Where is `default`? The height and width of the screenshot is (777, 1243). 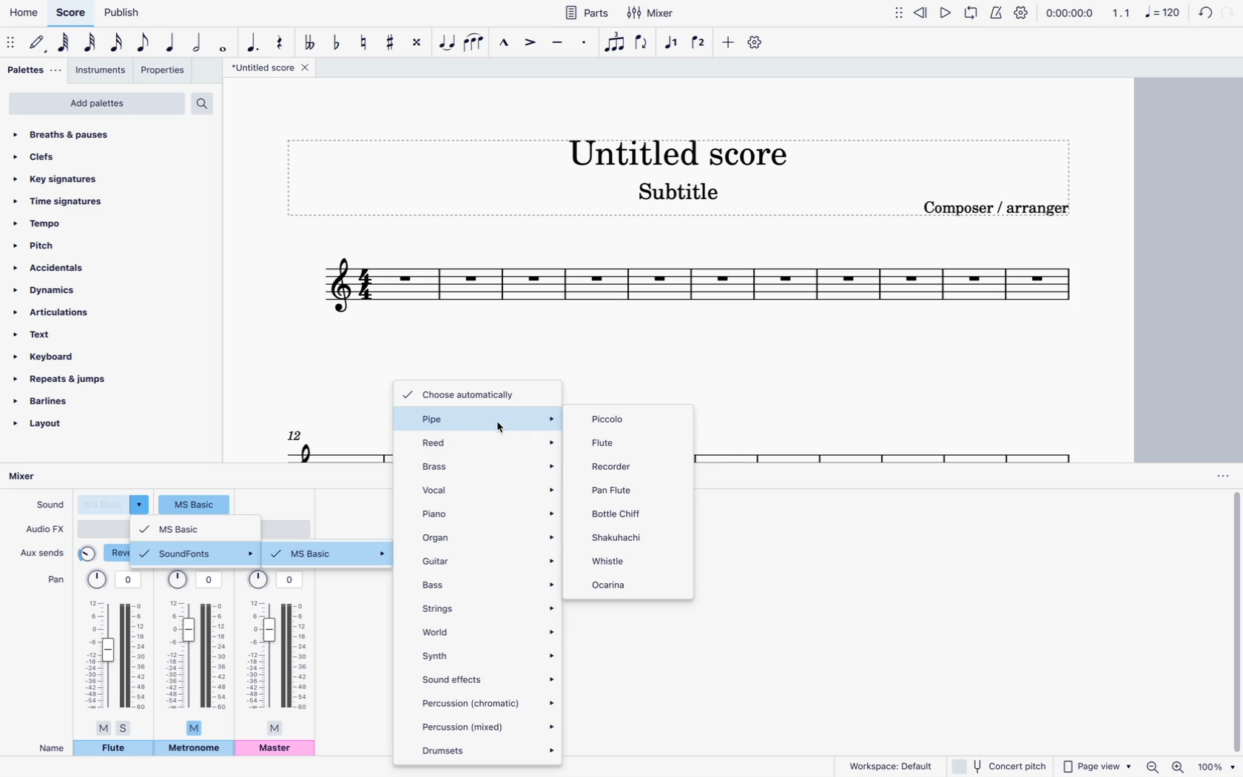 default is located at coordinates (38, 43).